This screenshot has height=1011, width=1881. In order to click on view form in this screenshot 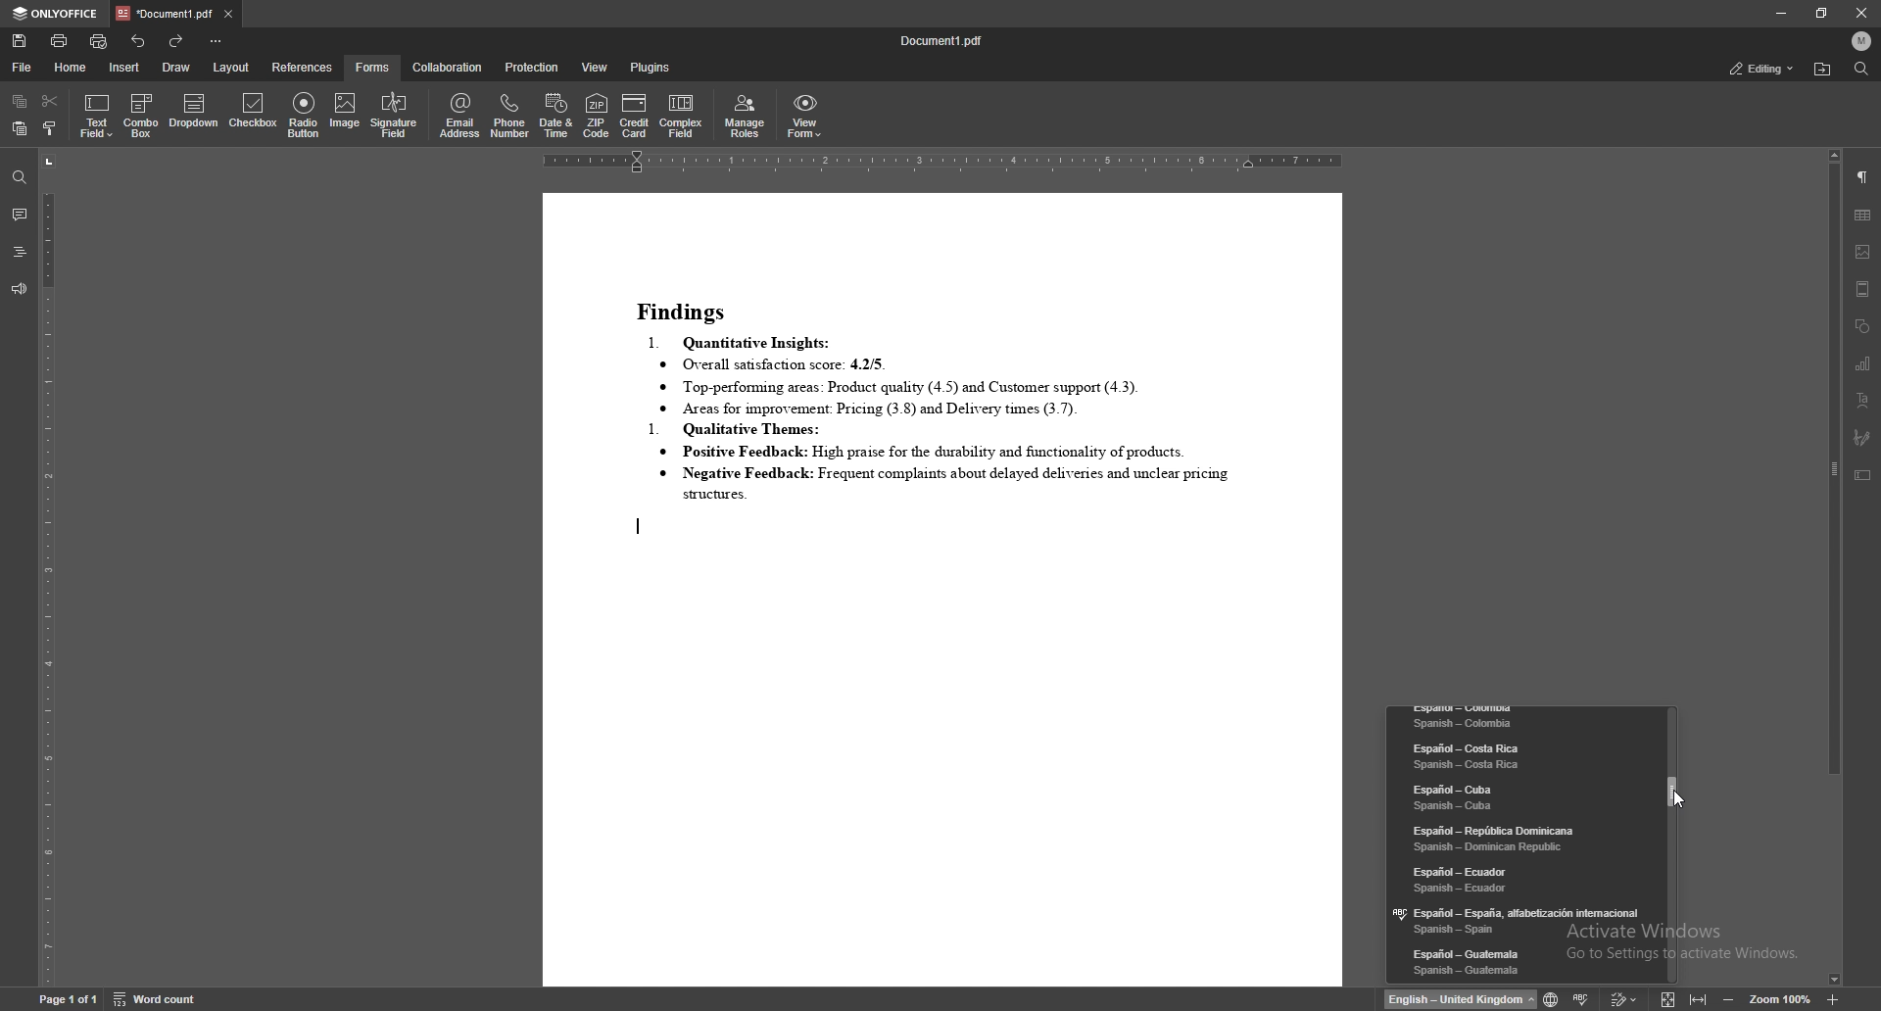, I will do `click(805, 117)`.